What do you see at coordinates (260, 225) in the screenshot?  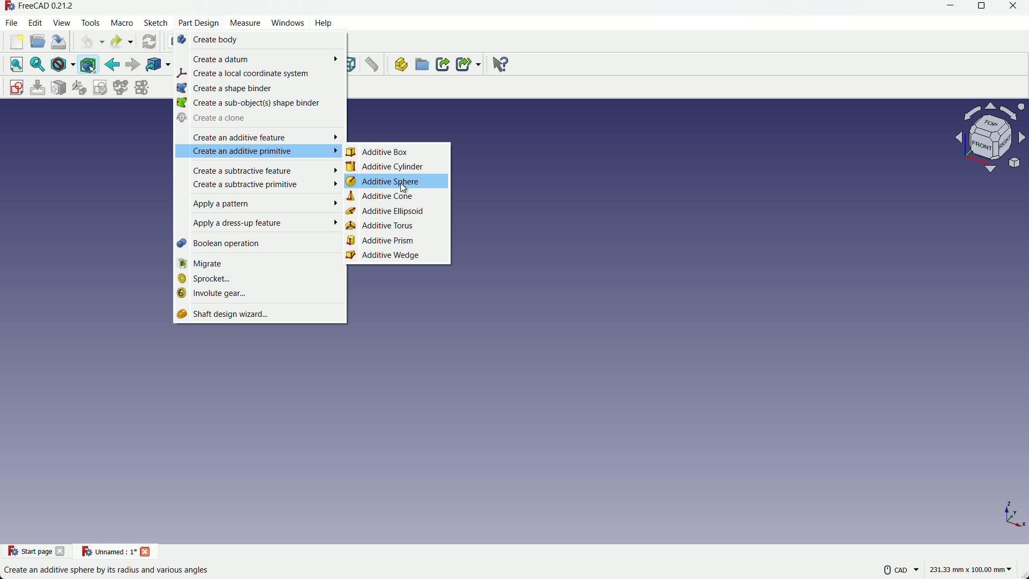 I see `apply a dress up feature` at bounding box center [260, 225].